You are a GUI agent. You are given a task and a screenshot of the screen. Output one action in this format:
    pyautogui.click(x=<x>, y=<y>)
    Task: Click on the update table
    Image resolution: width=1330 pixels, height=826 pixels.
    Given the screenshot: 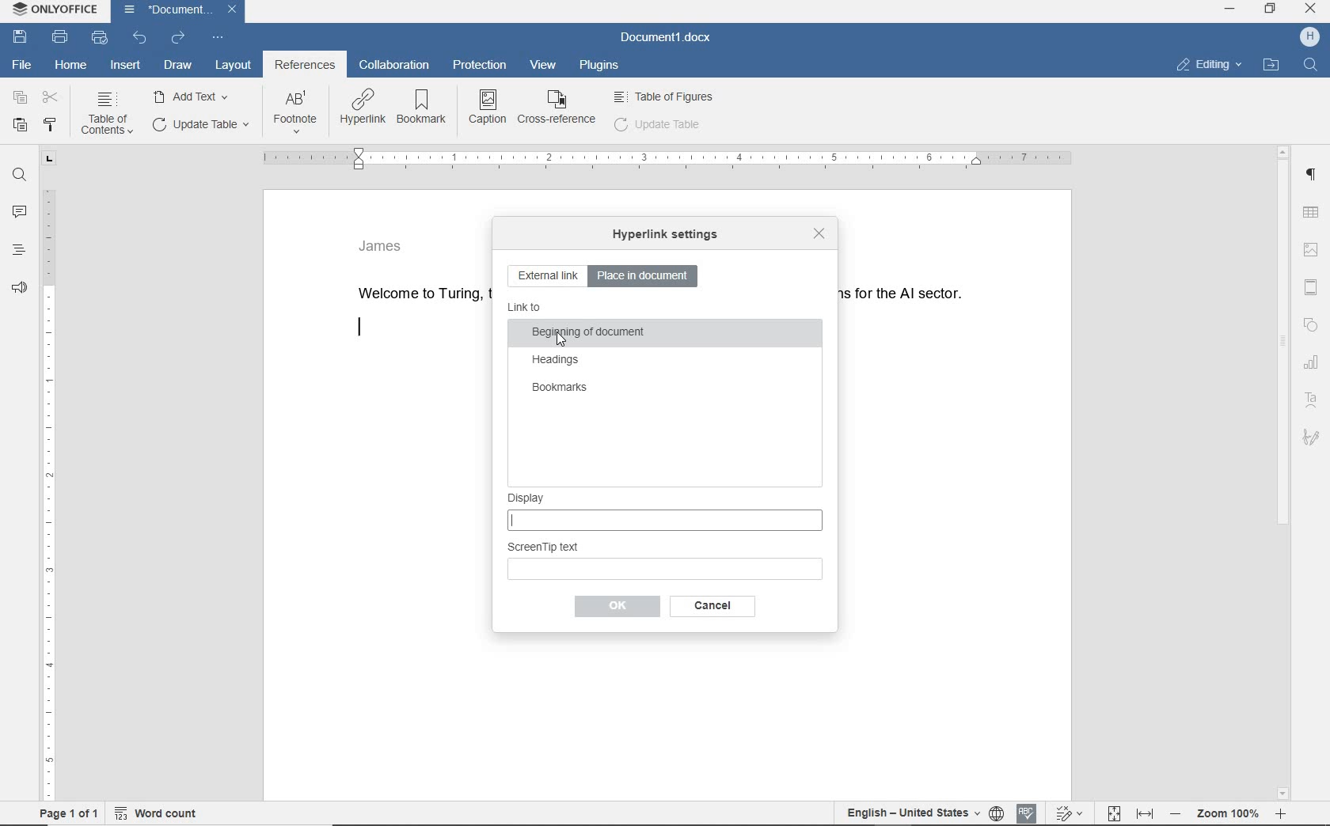 What is the action you would take?
    pyautogui.click(x=658, y=124)
    